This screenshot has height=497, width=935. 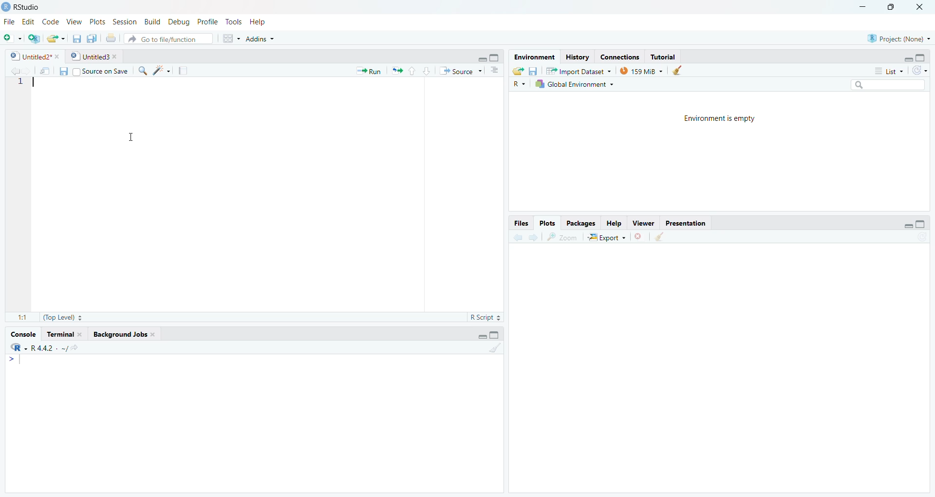 What do you see at coordinates (642, 70) in the screenshot?
I see `159 MiB` at bounding box center [642, 70].